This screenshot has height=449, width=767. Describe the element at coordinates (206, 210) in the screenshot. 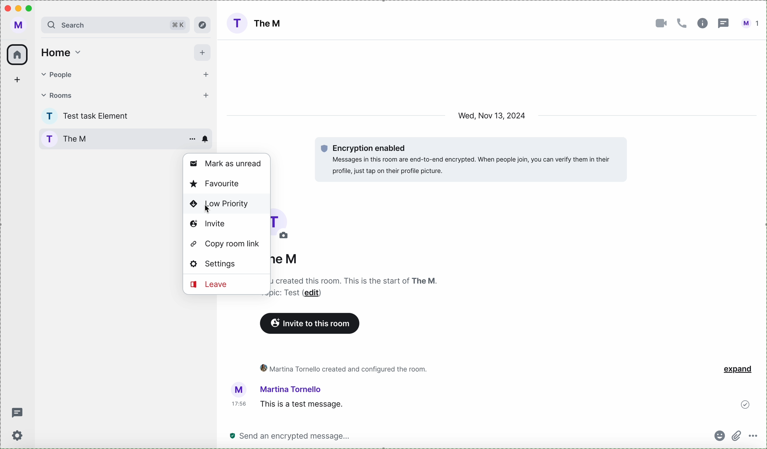

I see `cursor` at that location.